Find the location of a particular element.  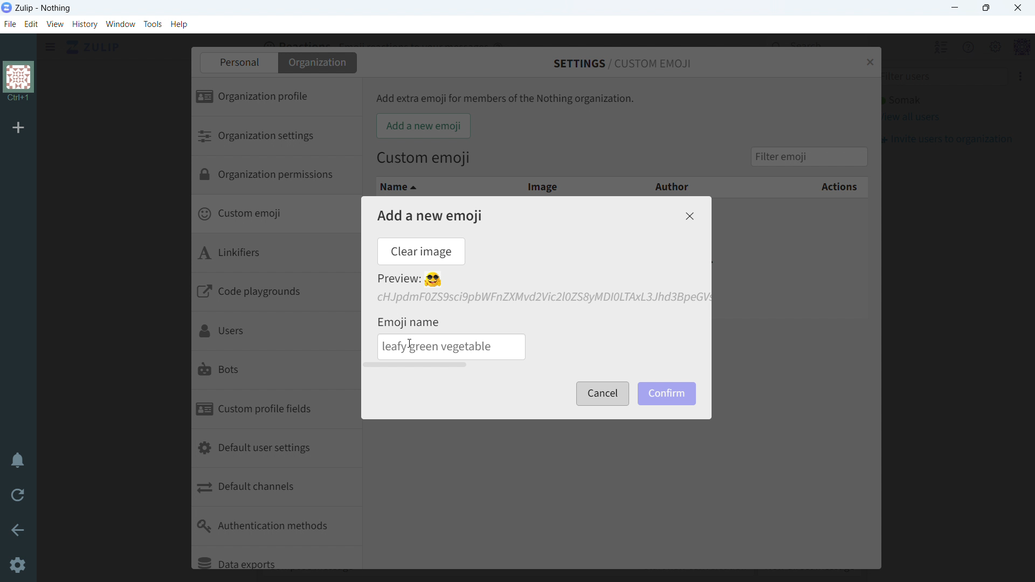

go to home view is located at coordinates (93, 47).